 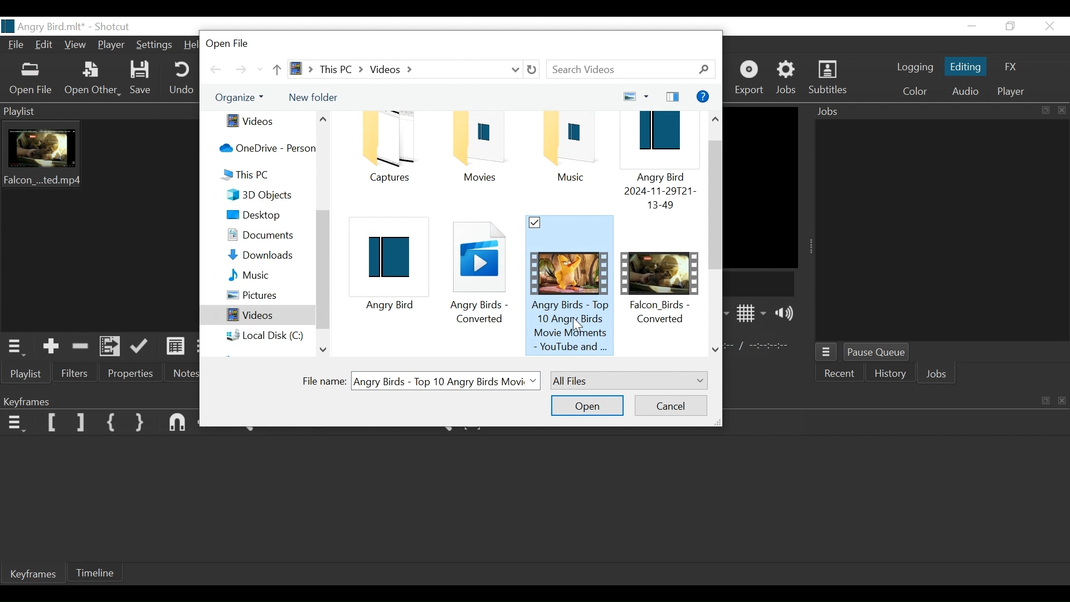 What do you see at coordinates (176, 347) in the screenshot?
I see `View as detail` at bounding box center [176, 347].